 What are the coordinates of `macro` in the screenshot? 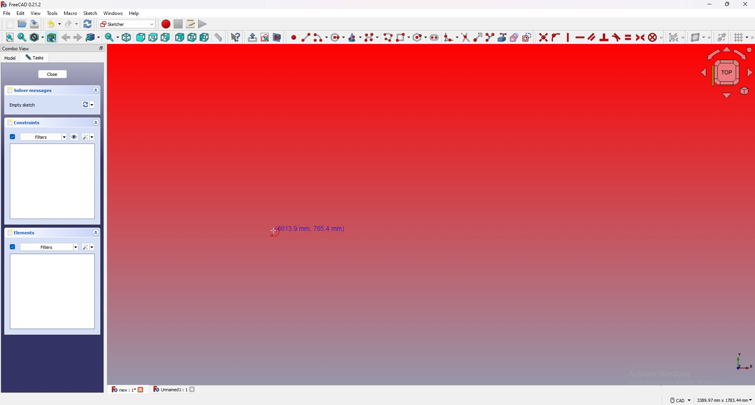 It's located at (70, 13).